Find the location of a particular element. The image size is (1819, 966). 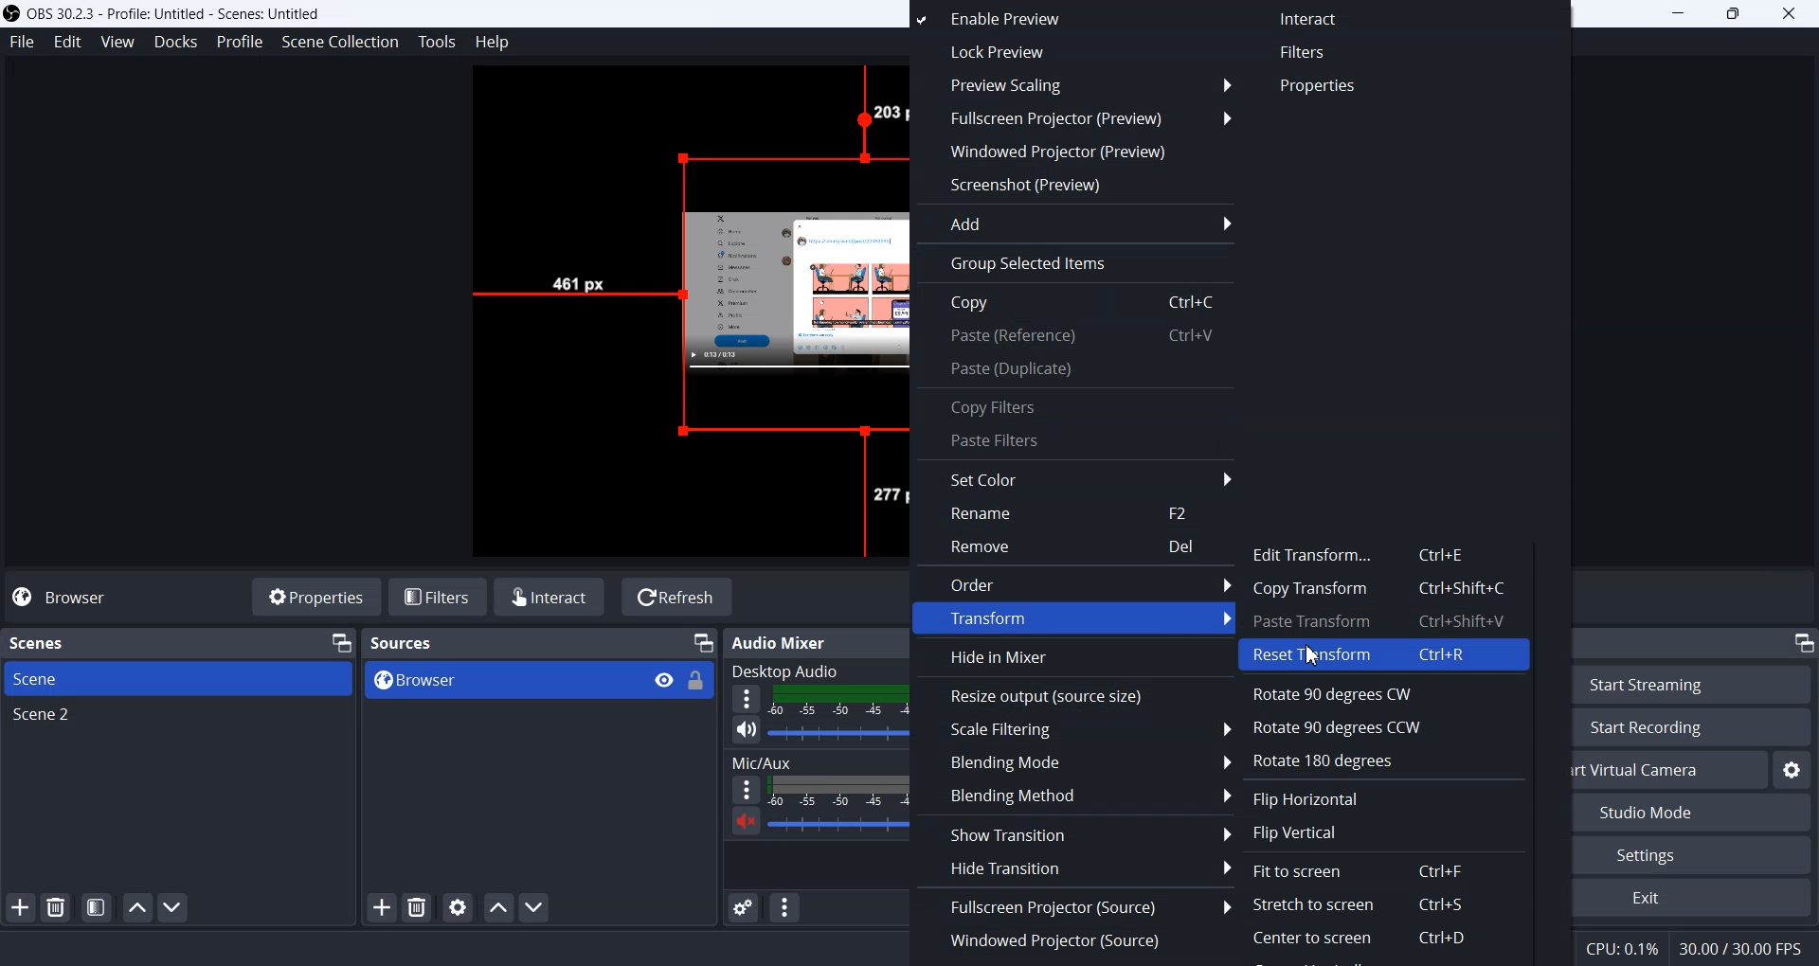

Windowed Projector(Source) is located at coordinates (1077, 945).